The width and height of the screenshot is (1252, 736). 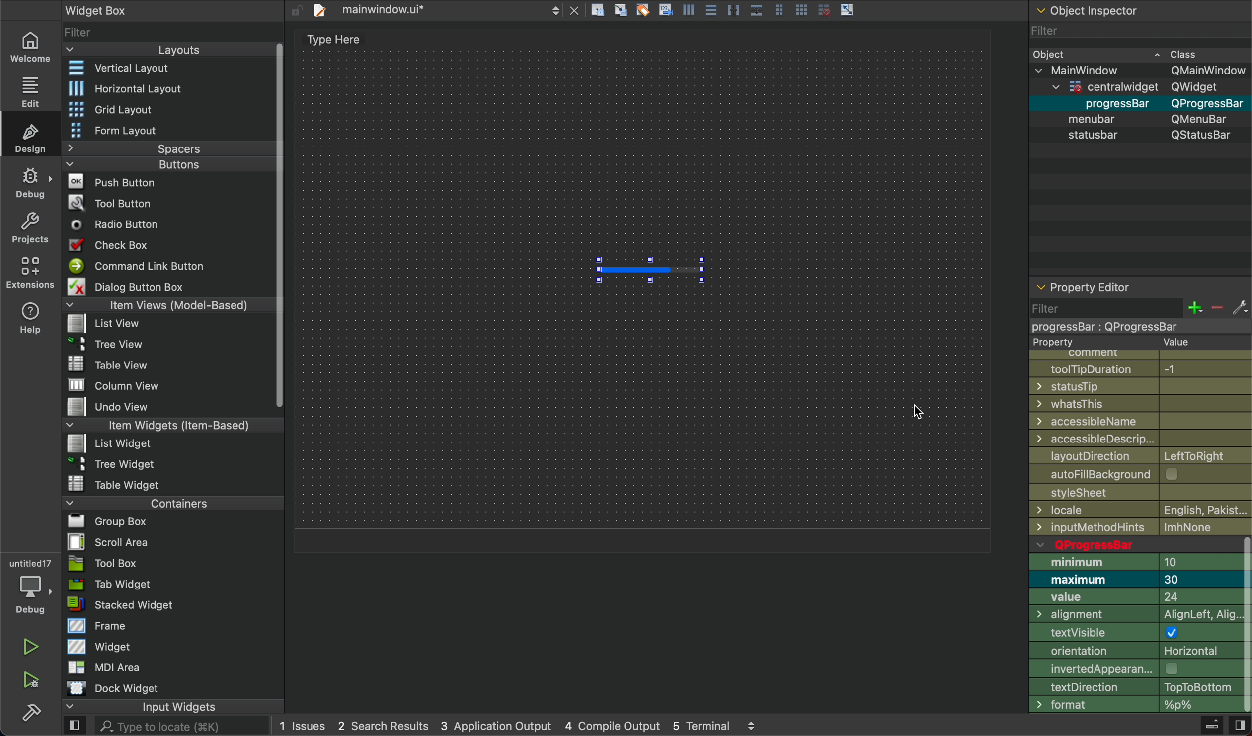 What do you see at coordinates (1132, 705) in the screenshot?
I see `format` at bounding box center [1132, 705].